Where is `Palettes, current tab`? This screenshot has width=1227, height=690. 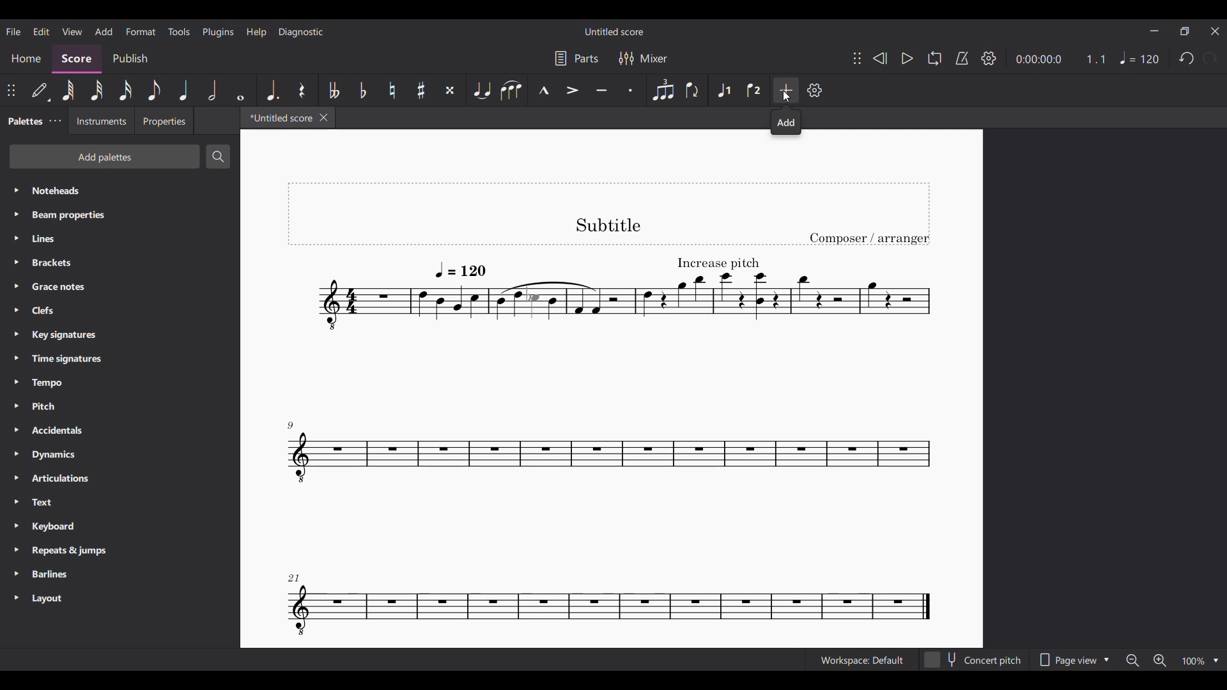
Palettes, current tab is located at coordinates (24, 121).